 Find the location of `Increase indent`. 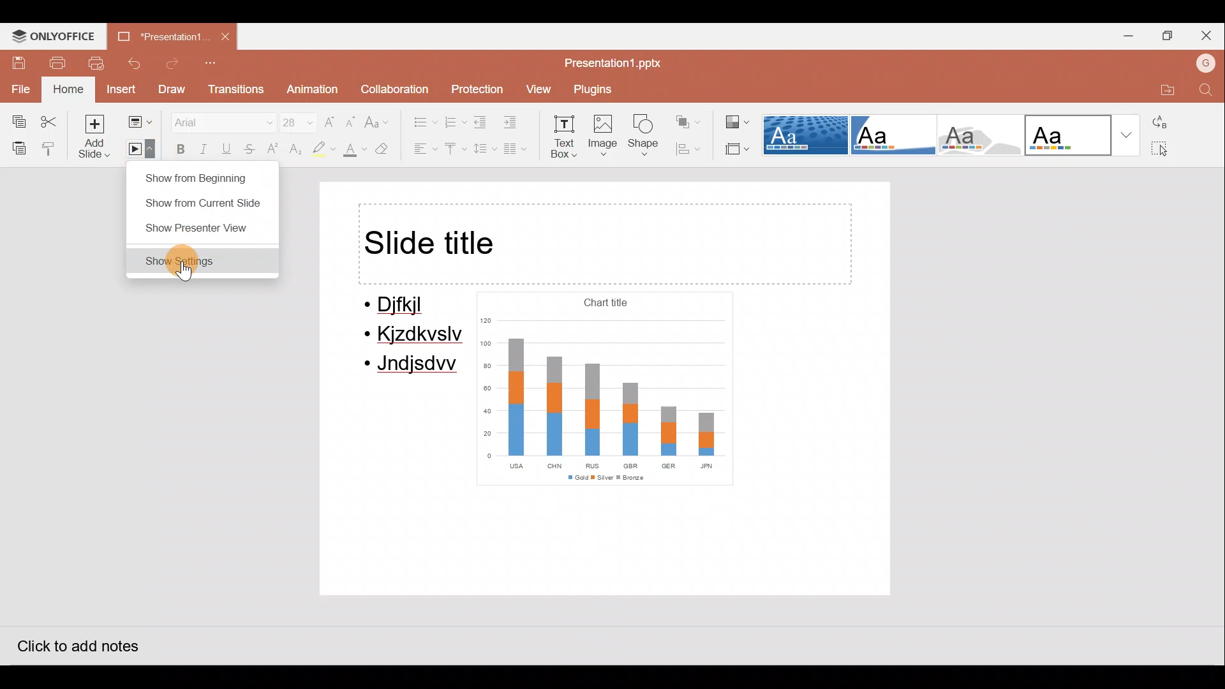

Increase indent is located at coordinates (516, 121).